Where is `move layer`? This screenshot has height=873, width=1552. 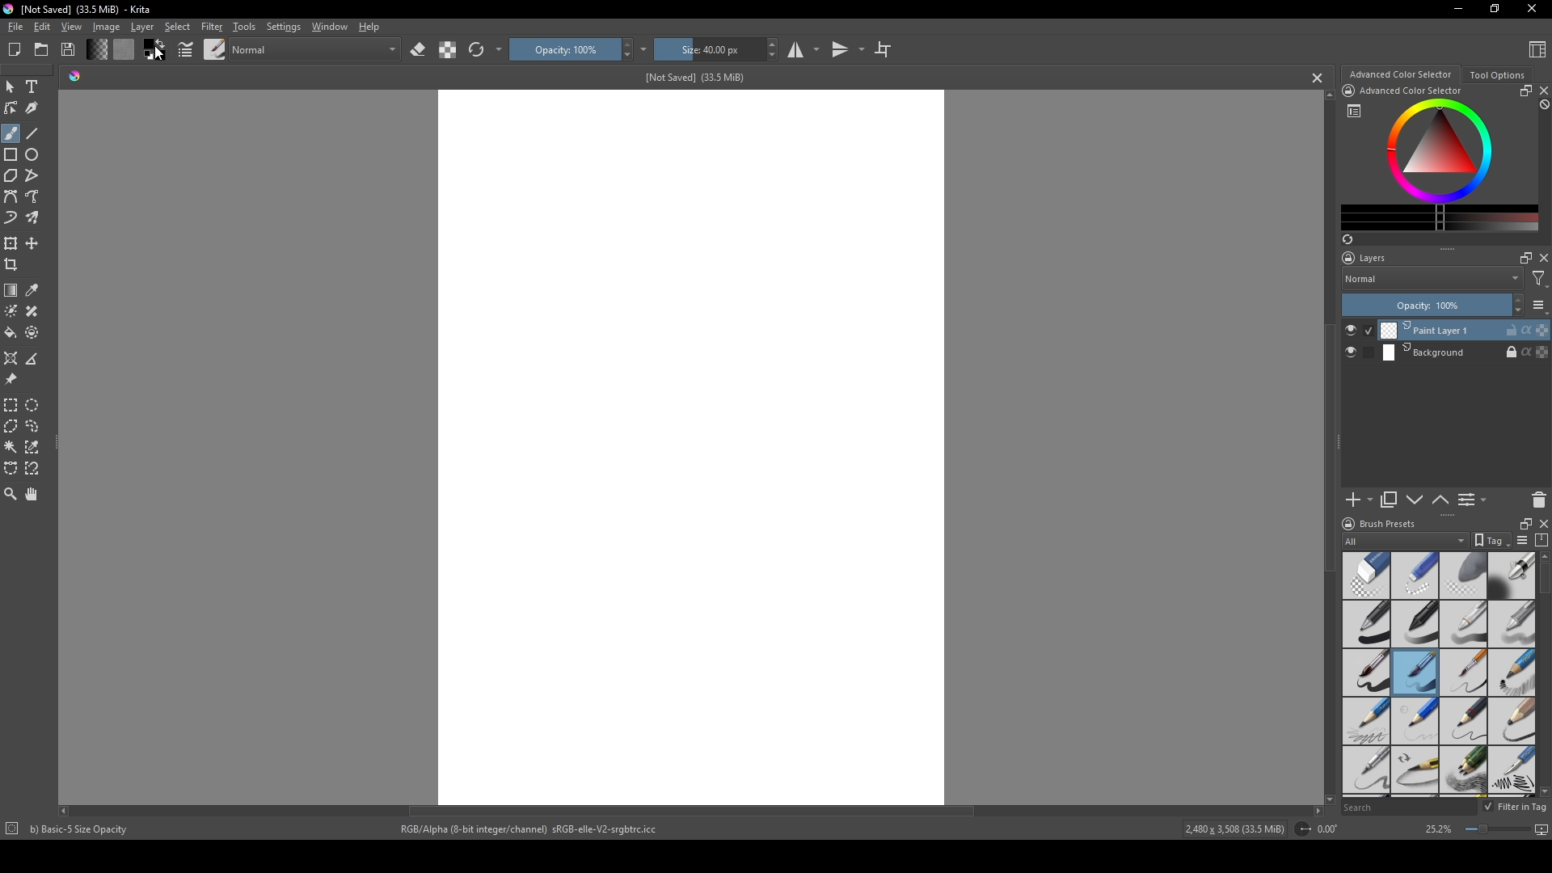
move layer is located at coordinates (32, 243).